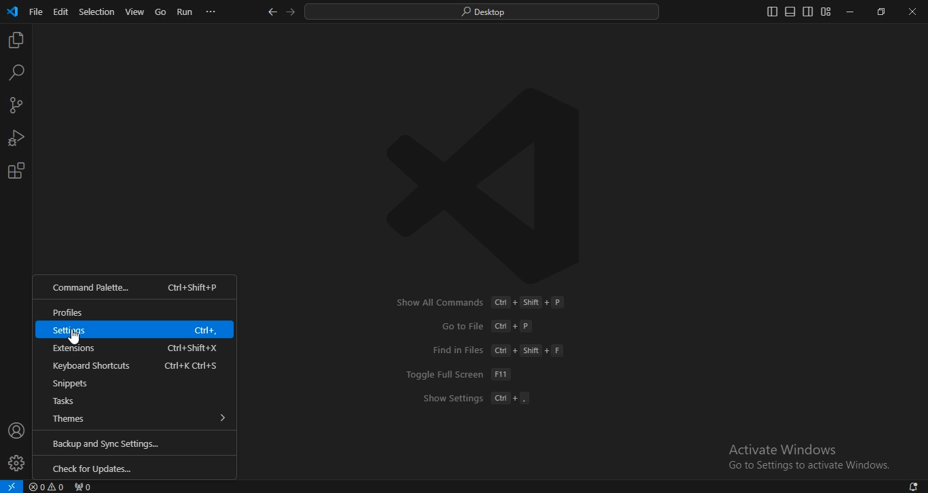 The image size is (928, 493). Describe the element at coordinates (16, 107) in the screenshot. I see `source control` at that location.